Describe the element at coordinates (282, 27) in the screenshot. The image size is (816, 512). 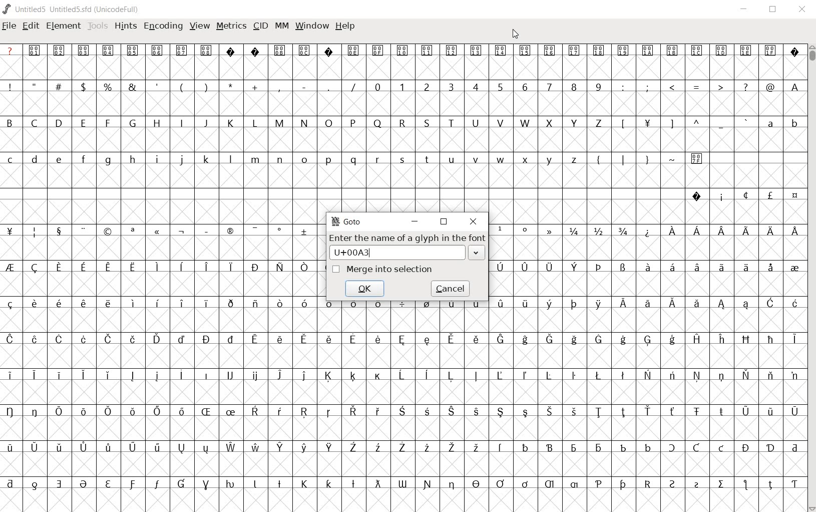
I see `MM` at that location.